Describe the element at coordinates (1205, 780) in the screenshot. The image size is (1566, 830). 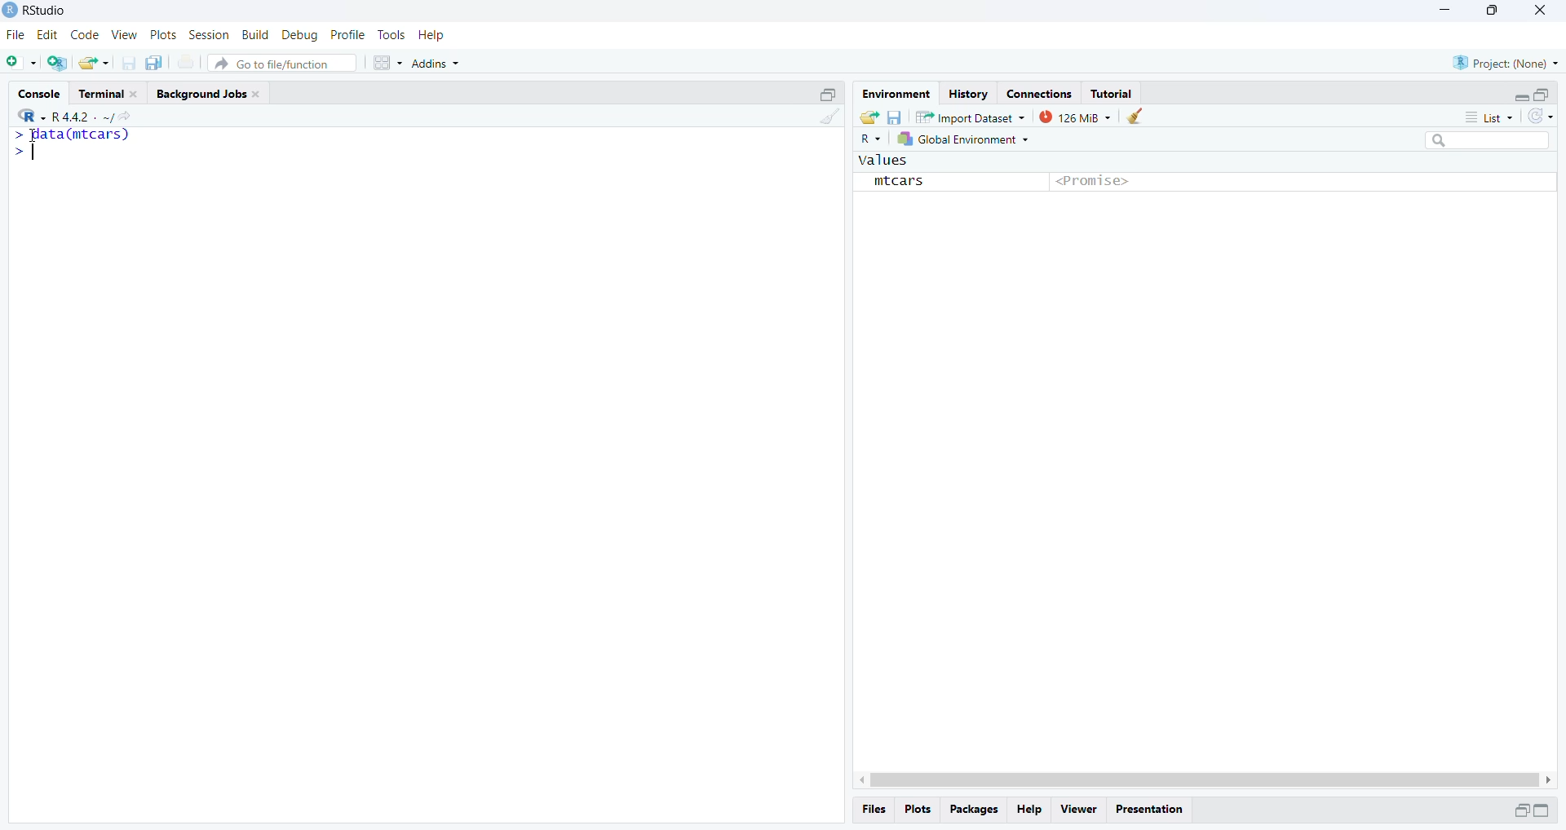
I see `Scrollbar` at that location.